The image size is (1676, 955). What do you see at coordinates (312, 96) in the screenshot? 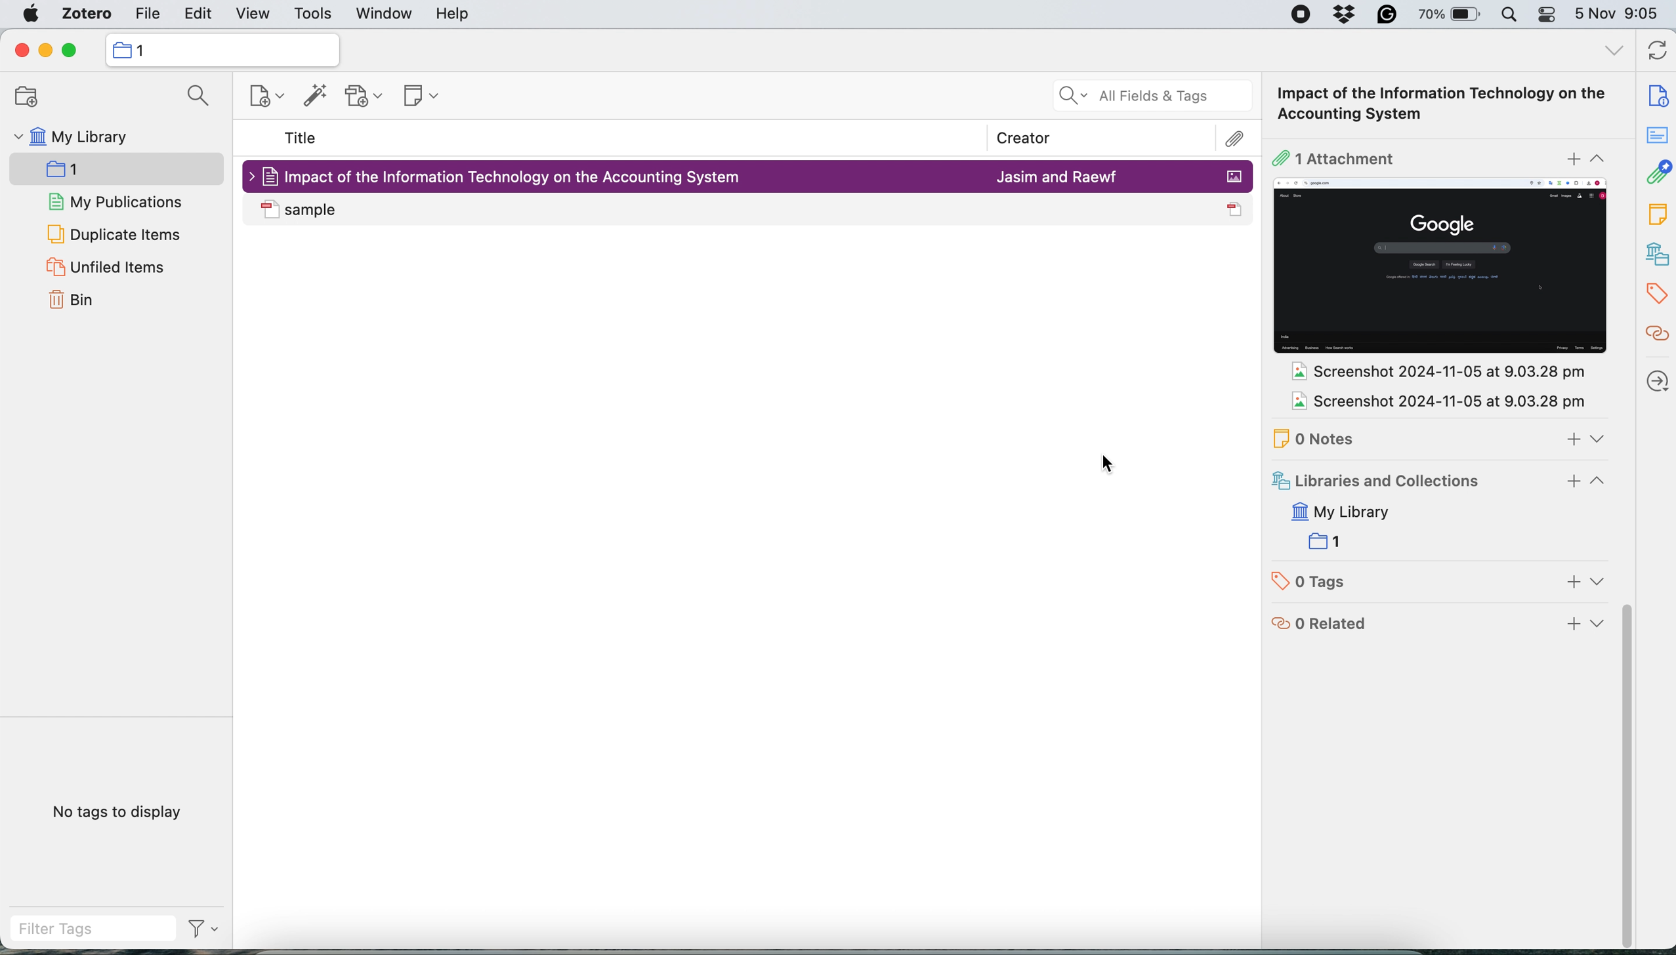
I see `add item by identifier` at bounding box center [312, 96].